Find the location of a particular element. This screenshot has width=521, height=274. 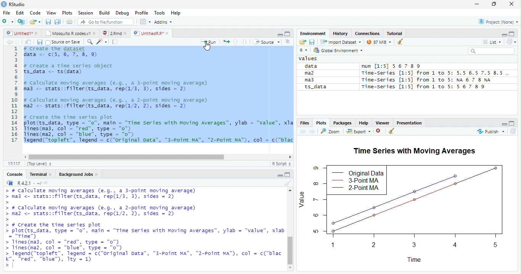

untitled 1 is located at coordinates (18, 33).